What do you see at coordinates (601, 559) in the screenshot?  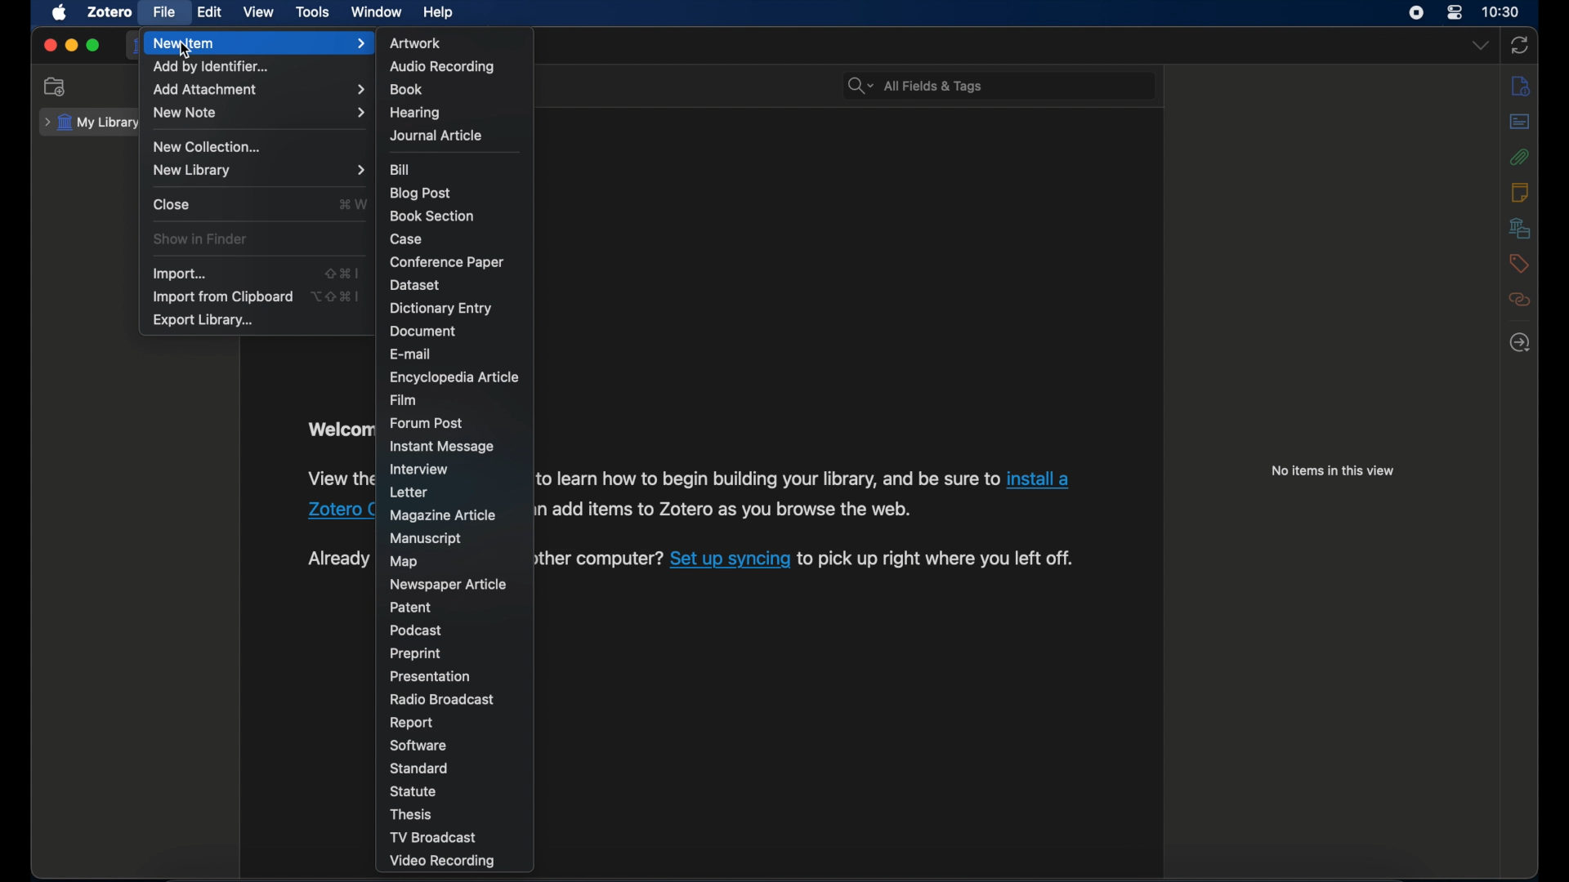 I see `text` at bounding box center [601, 559].